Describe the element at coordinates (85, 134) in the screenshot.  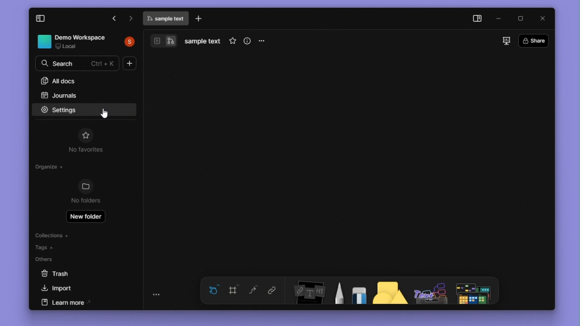
I see `favourites` at that location.